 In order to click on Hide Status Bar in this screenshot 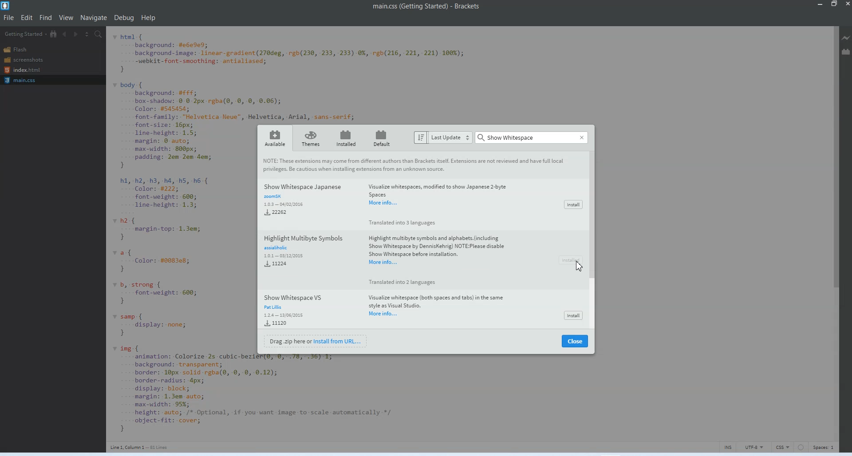, I will do `click(388, 309)`.